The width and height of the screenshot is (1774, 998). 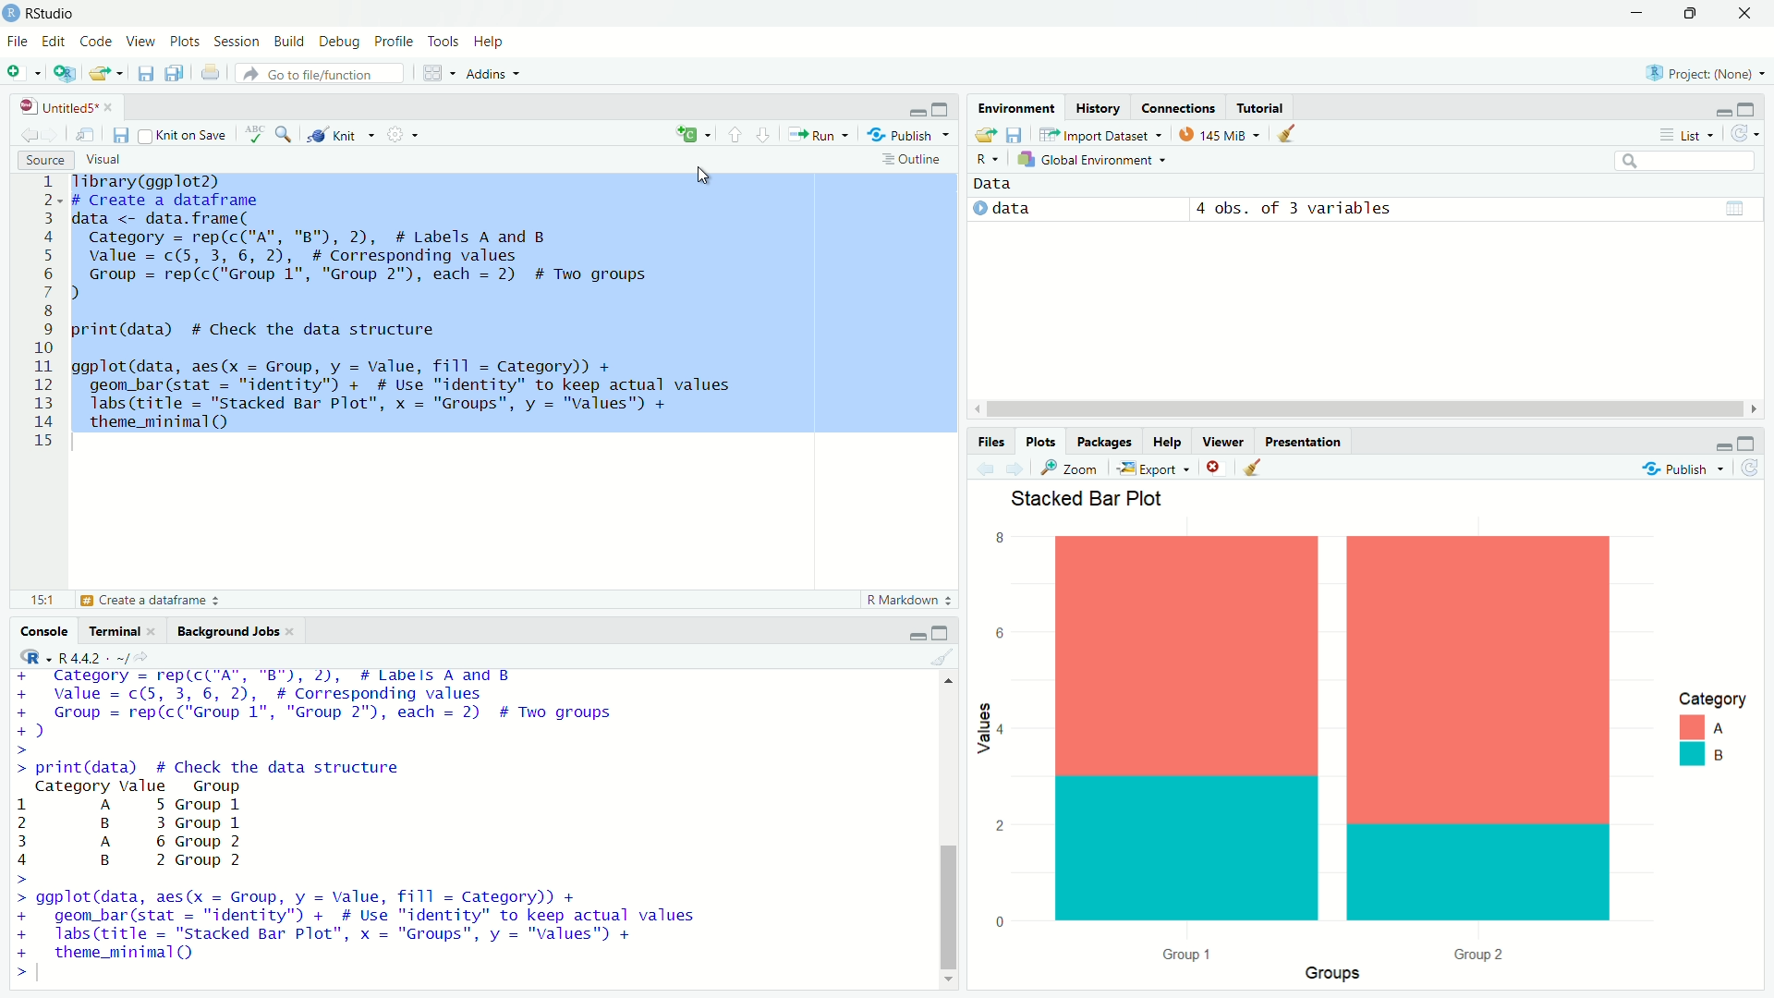 What do you see at coordinates (1719, 444) in the screenshot?
I see `Minimize` at bounding box center [1719, 444].